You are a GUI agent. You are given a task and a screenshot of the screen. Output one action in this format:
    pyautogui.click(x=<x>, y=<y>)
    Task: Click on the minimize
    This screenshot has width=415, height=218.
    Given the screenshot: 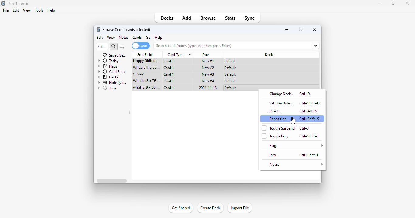 What is the action you would take?
    pyautogui.click(x=379, y=3)
    